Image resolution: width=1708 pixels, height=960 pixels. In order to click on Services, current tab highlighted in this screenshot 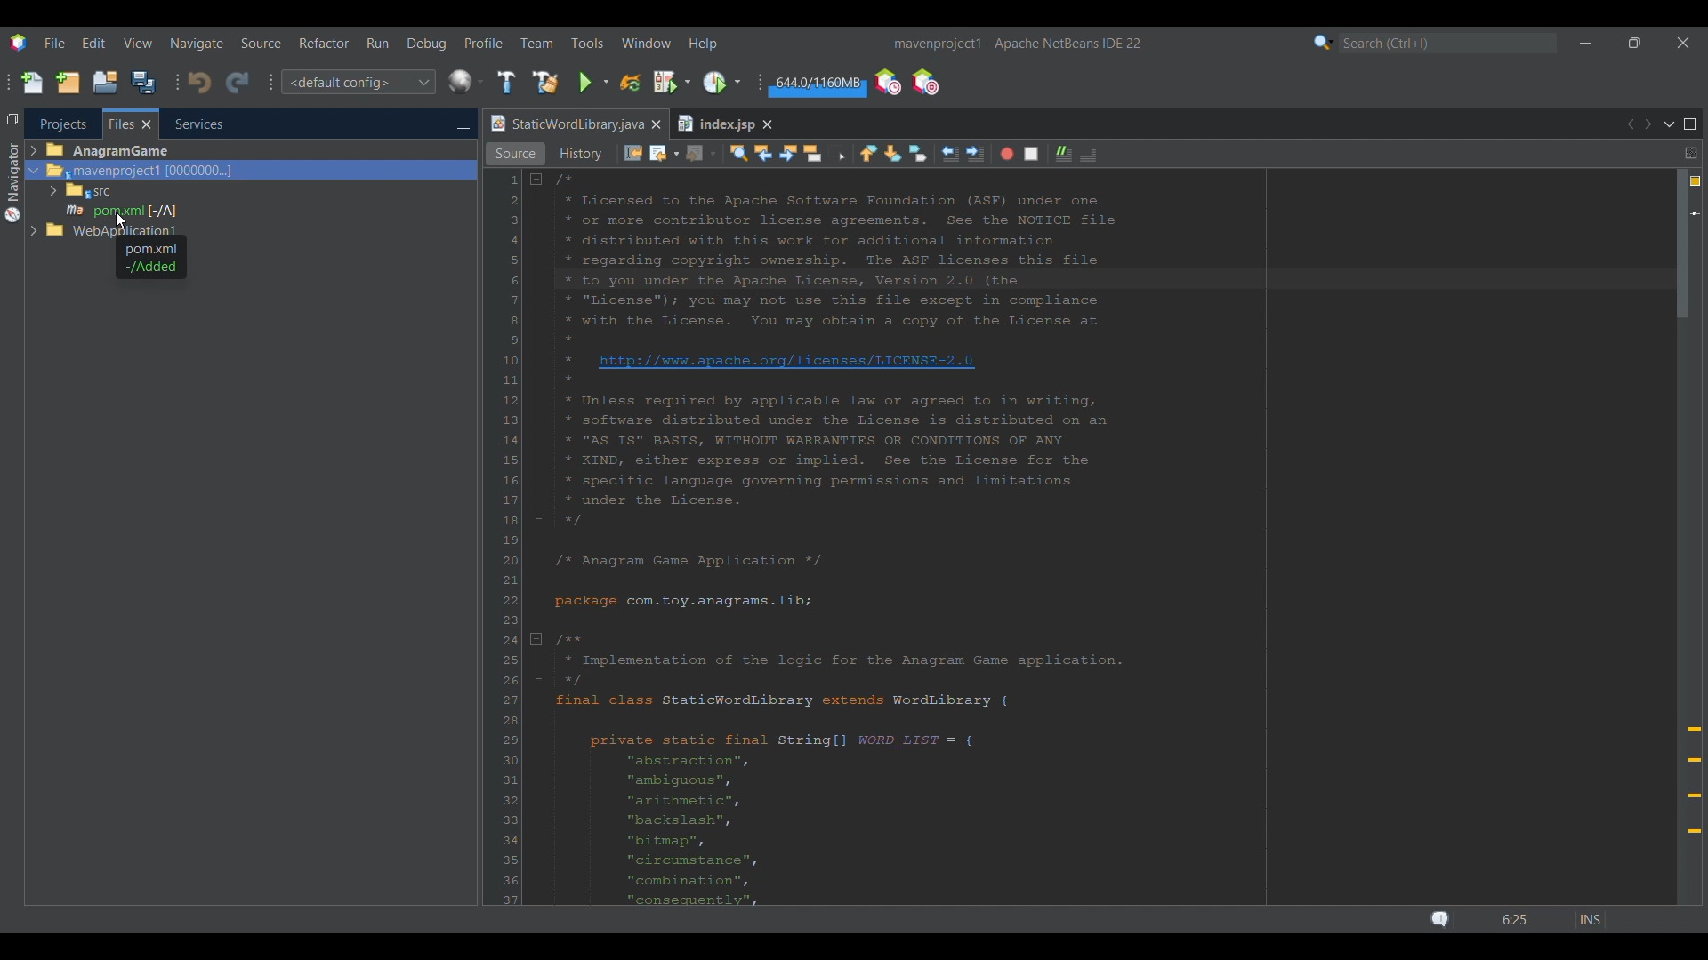, I will do `click(189, 124)`.